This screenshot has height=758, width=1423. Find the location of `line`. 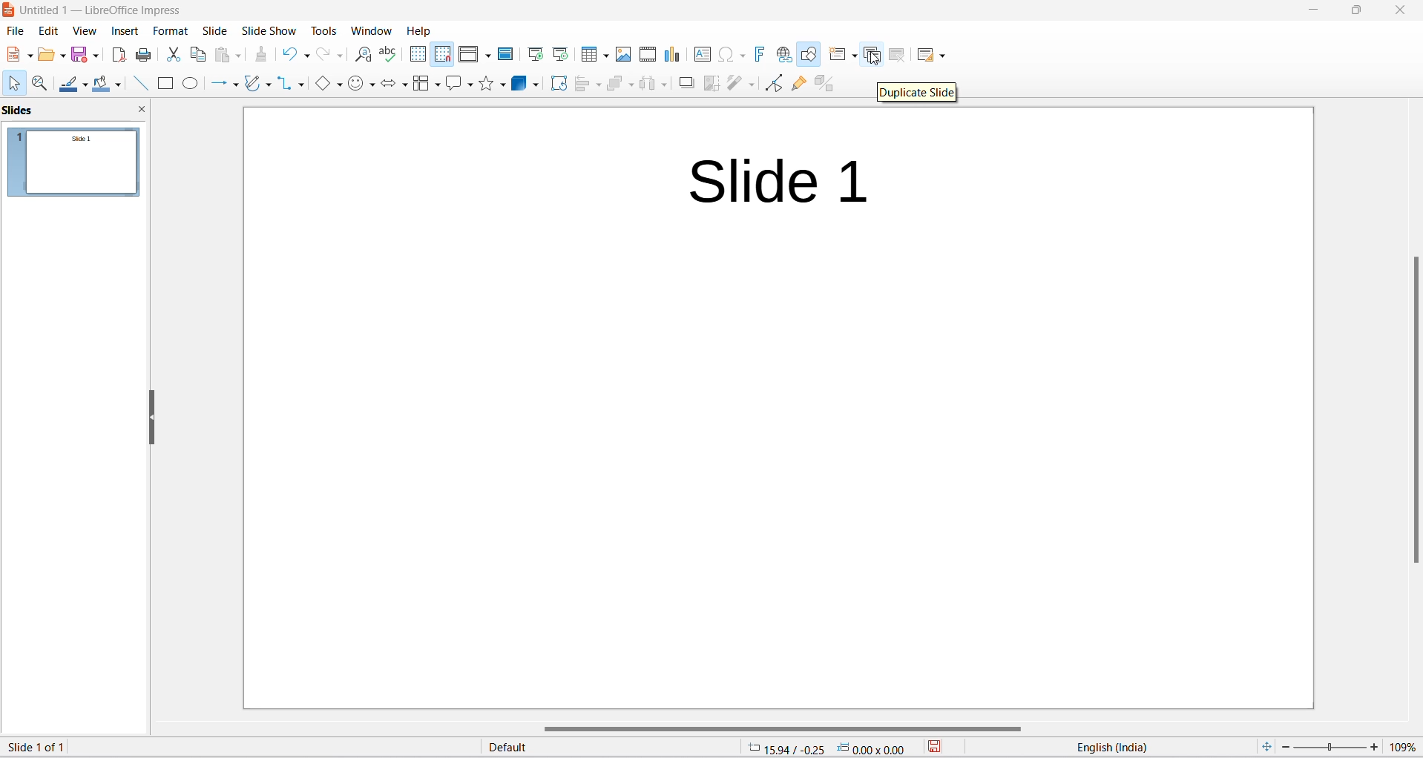

line is located at coordinates (142, 87).